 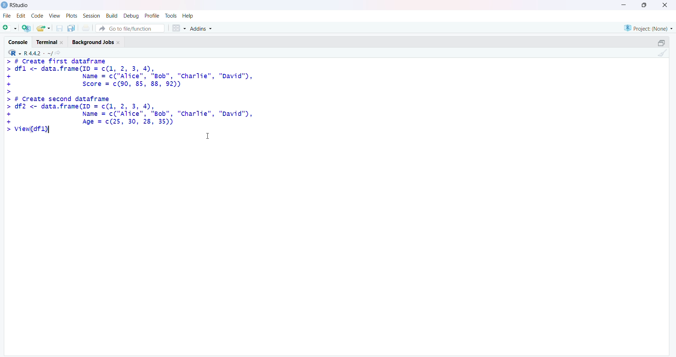 I want to click on project (none), so click(x=648, y=28).